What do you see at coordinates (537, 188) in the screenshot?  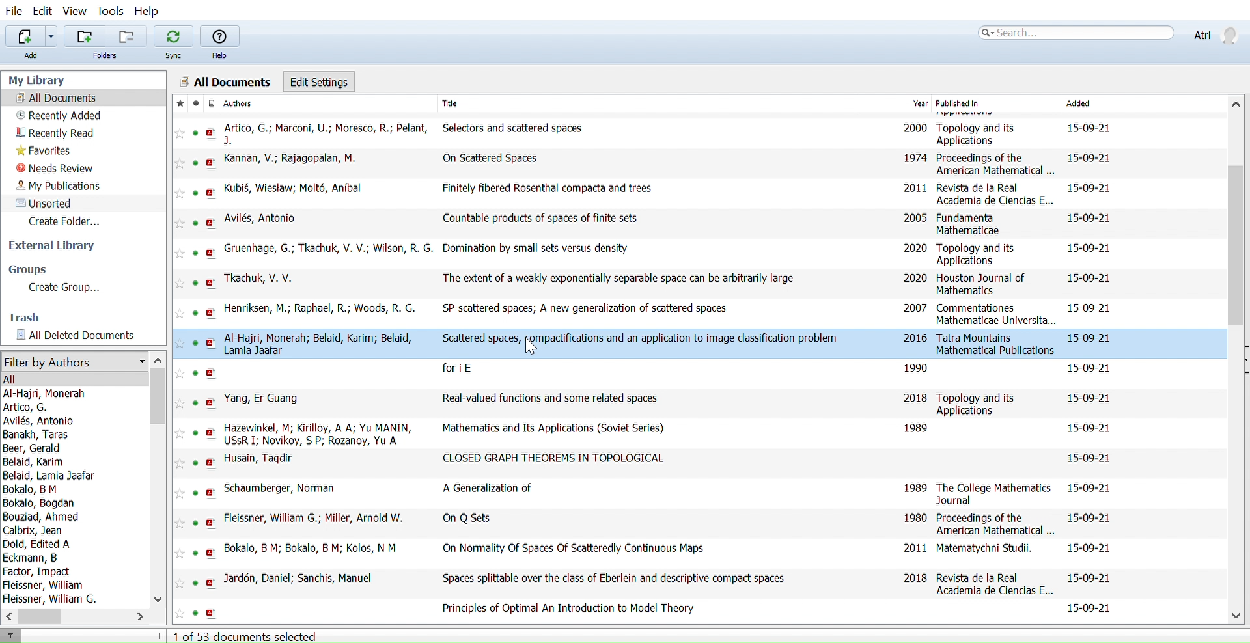 I see `Finitely fibered Rosenthal compacta and trees` at bounding box center [537, 188].